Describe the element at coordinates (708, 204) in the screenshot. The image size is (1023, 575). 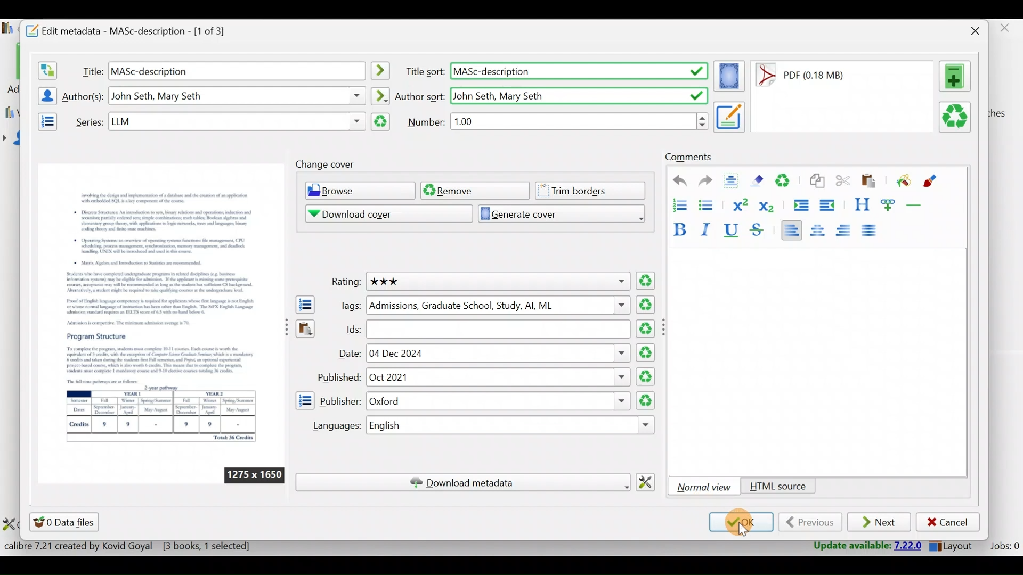
I see `Unordered list` at that location.